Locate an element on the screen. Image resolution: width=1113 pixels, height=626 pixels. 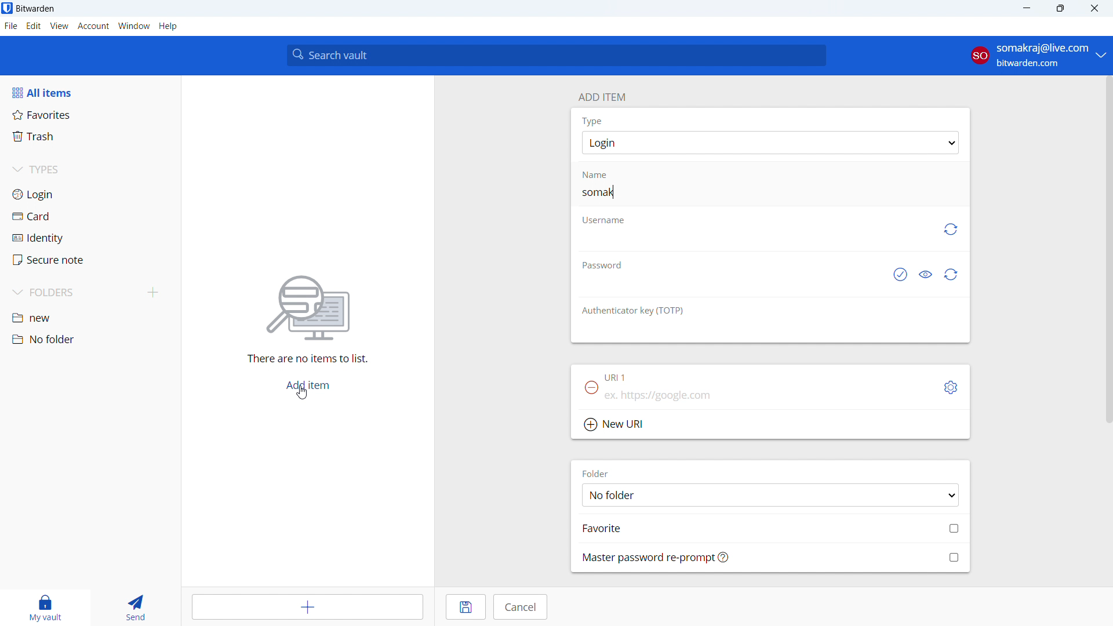
add url is located at coordinates (770, 398).